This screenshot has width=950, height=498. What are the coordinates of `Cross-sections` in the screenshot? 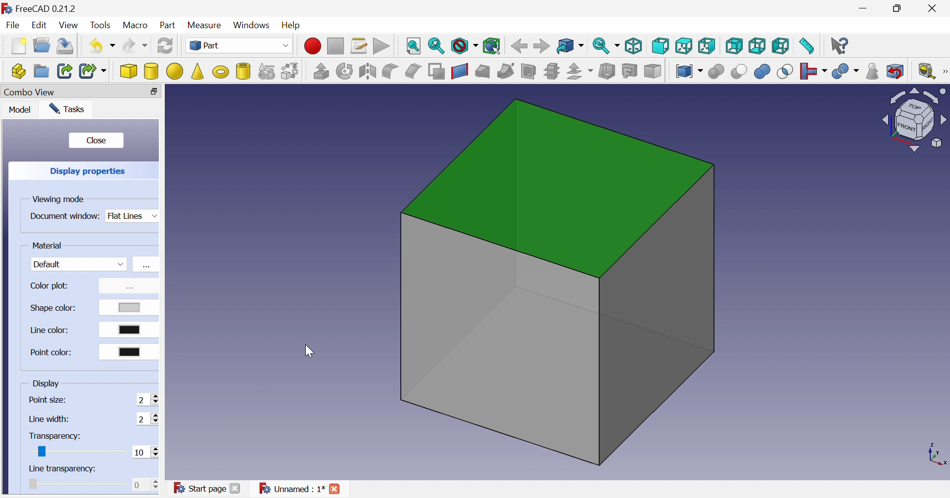 It's located at (552, 71).